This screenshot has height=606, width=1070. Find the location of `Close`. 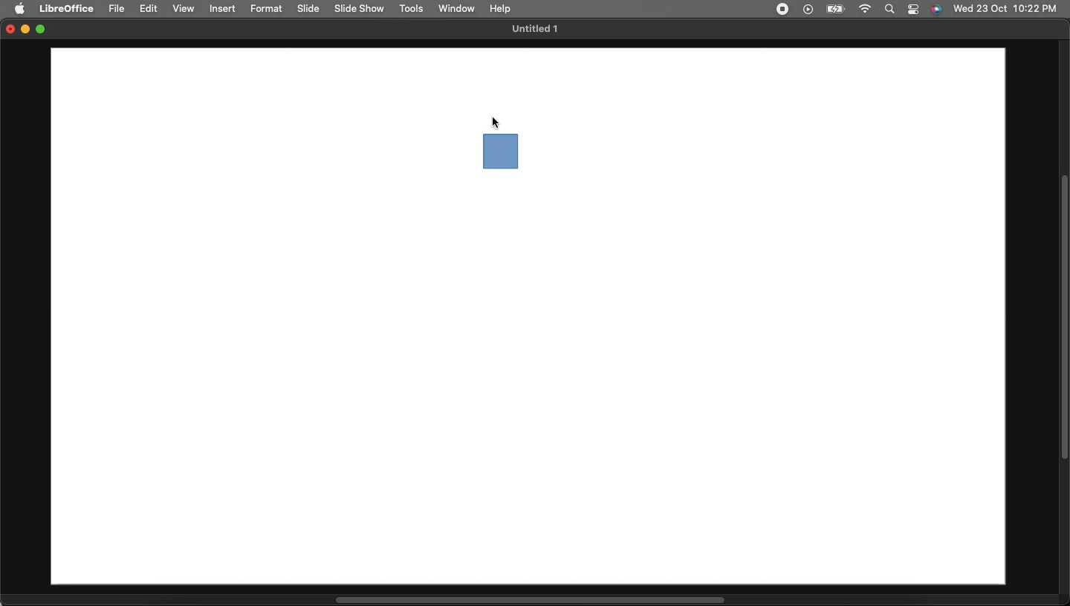

Close is located at coordinates (7, 30).